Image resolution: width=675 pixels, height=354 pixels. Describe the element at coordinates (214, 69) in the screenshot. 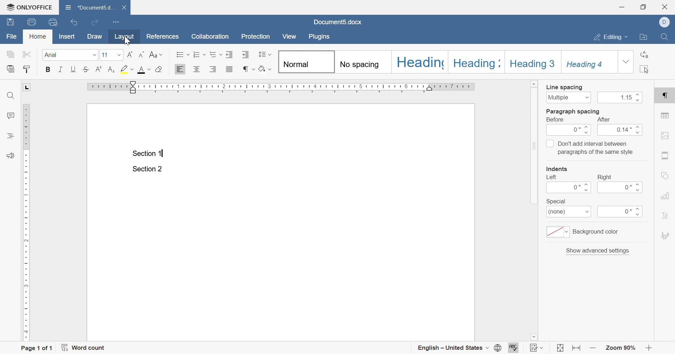

I see `Align right` at that location.